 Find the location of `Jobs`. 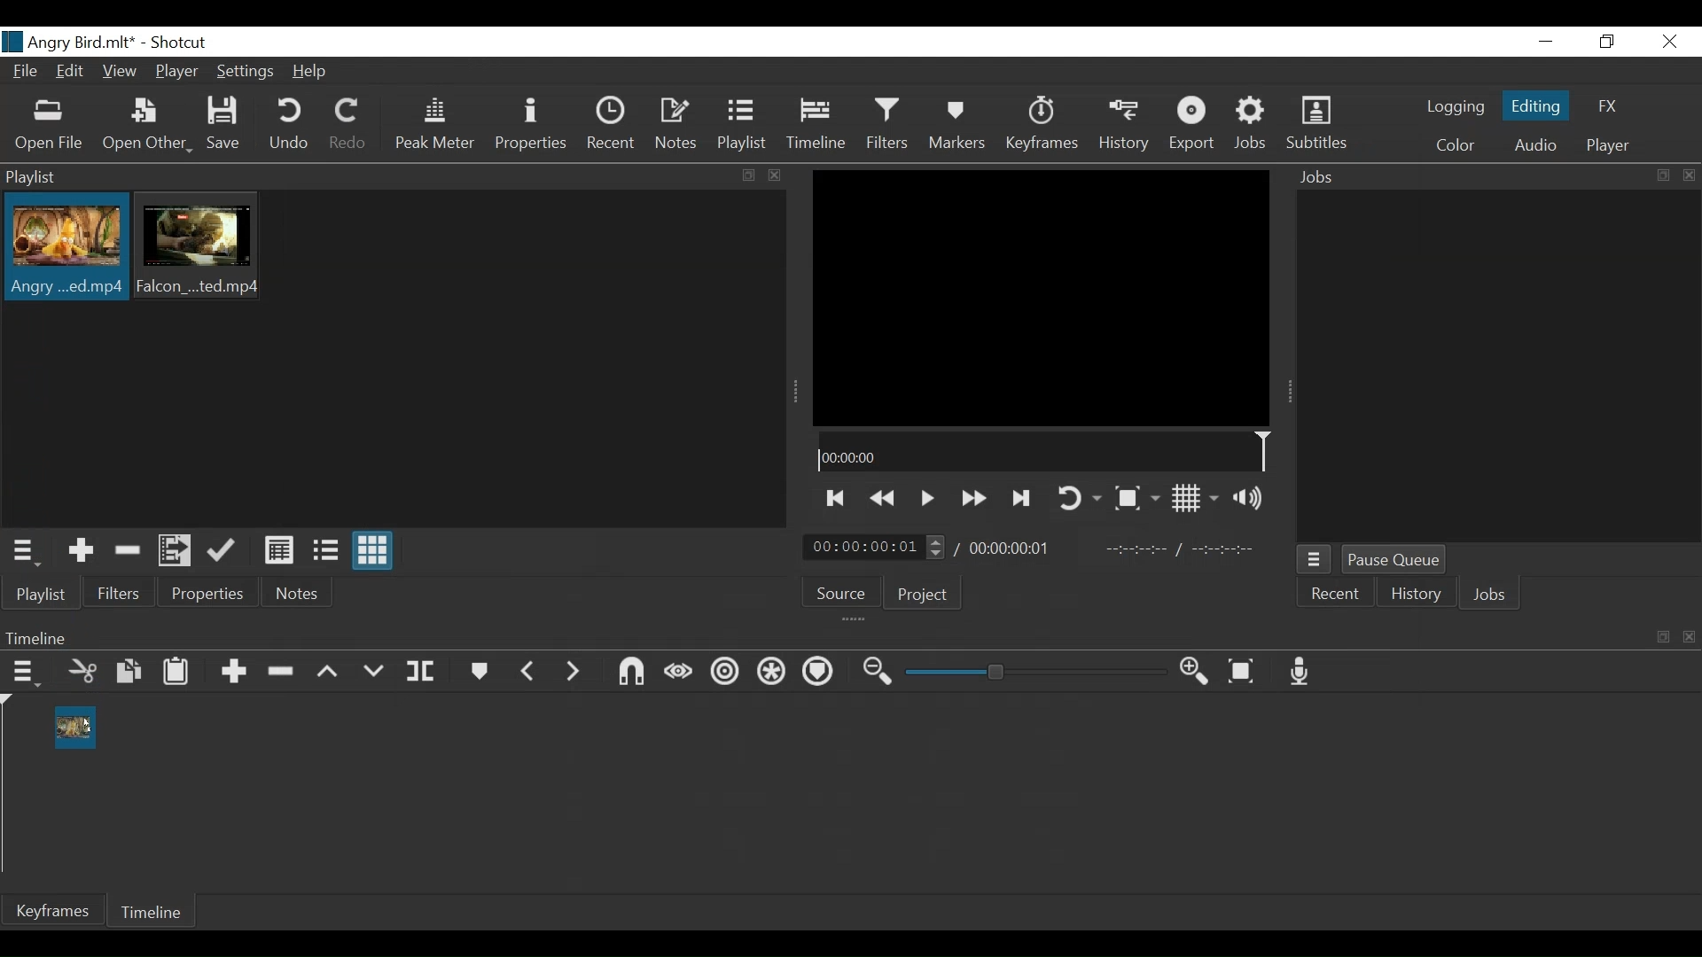

Jobs is located at coordinates (1253, 127).